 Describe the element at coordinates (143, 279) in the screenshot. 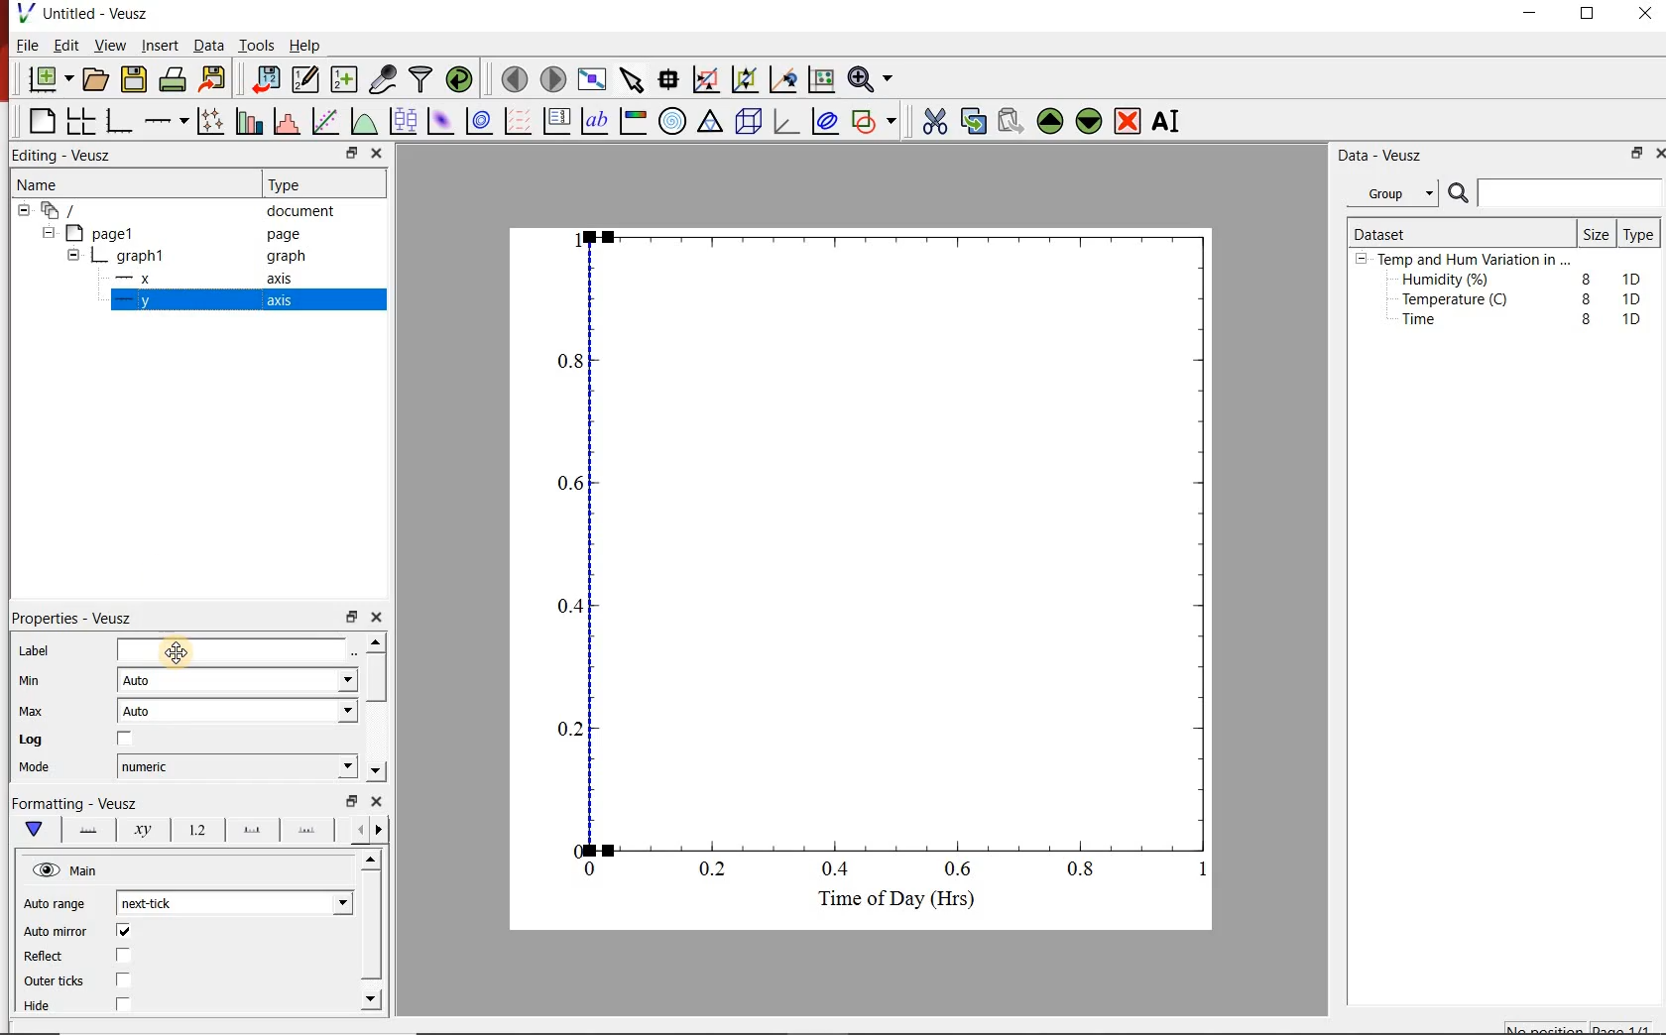

I see `x` at that location.